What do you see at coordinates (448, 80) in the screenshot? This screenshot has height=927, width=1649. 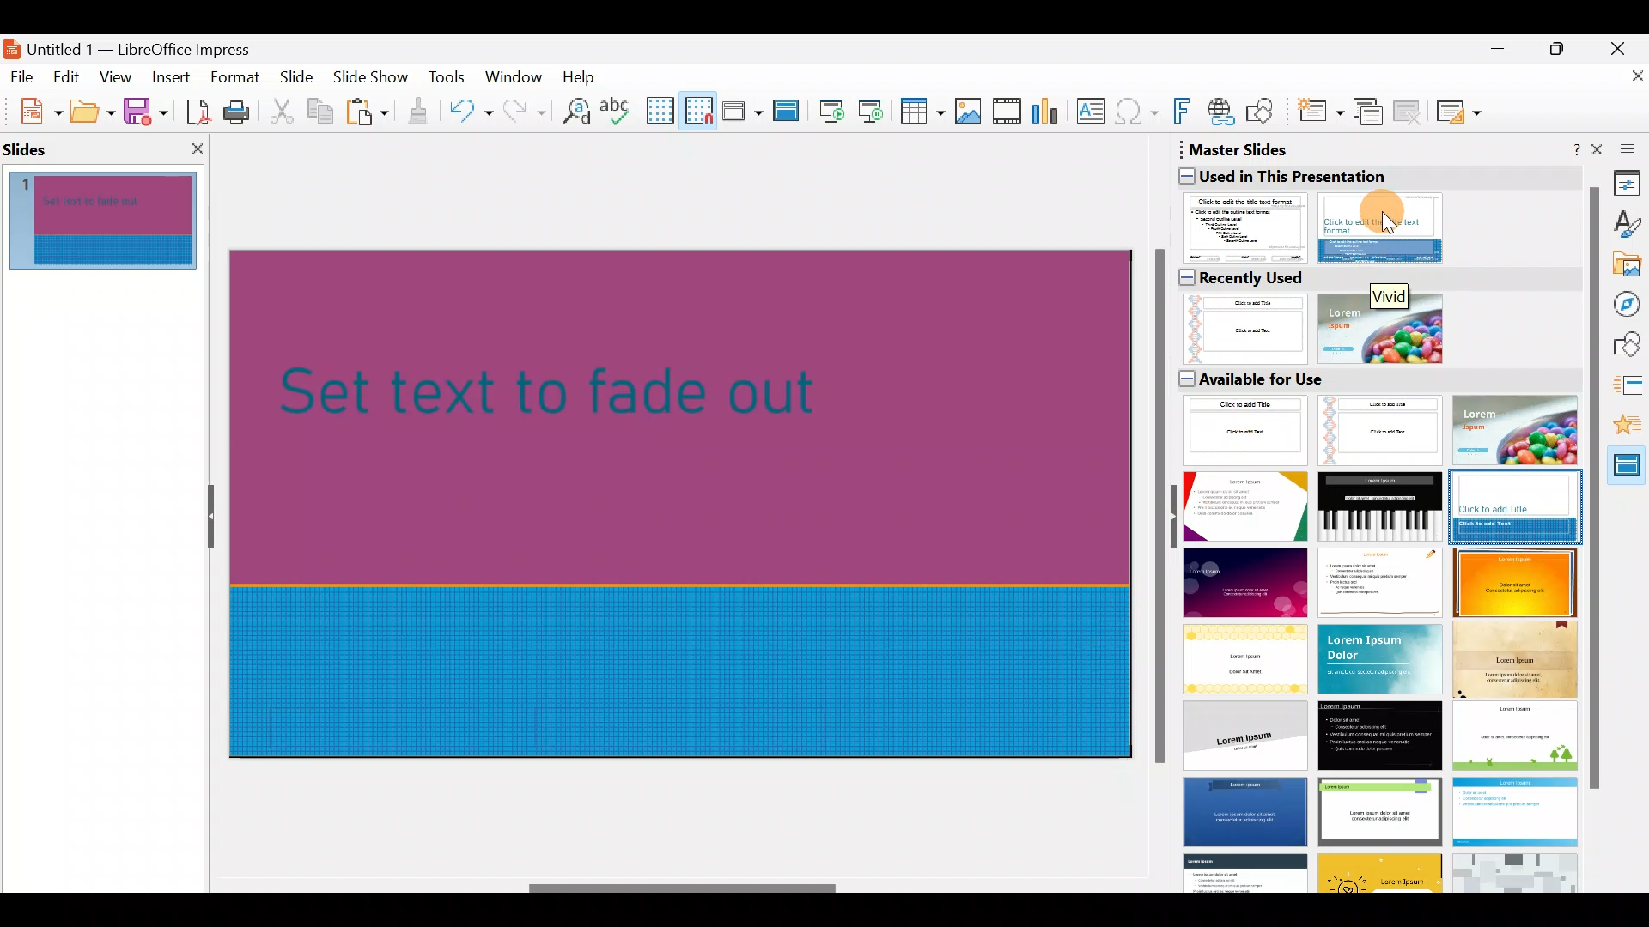 I see `Tools` at bounding box center [448, 80].